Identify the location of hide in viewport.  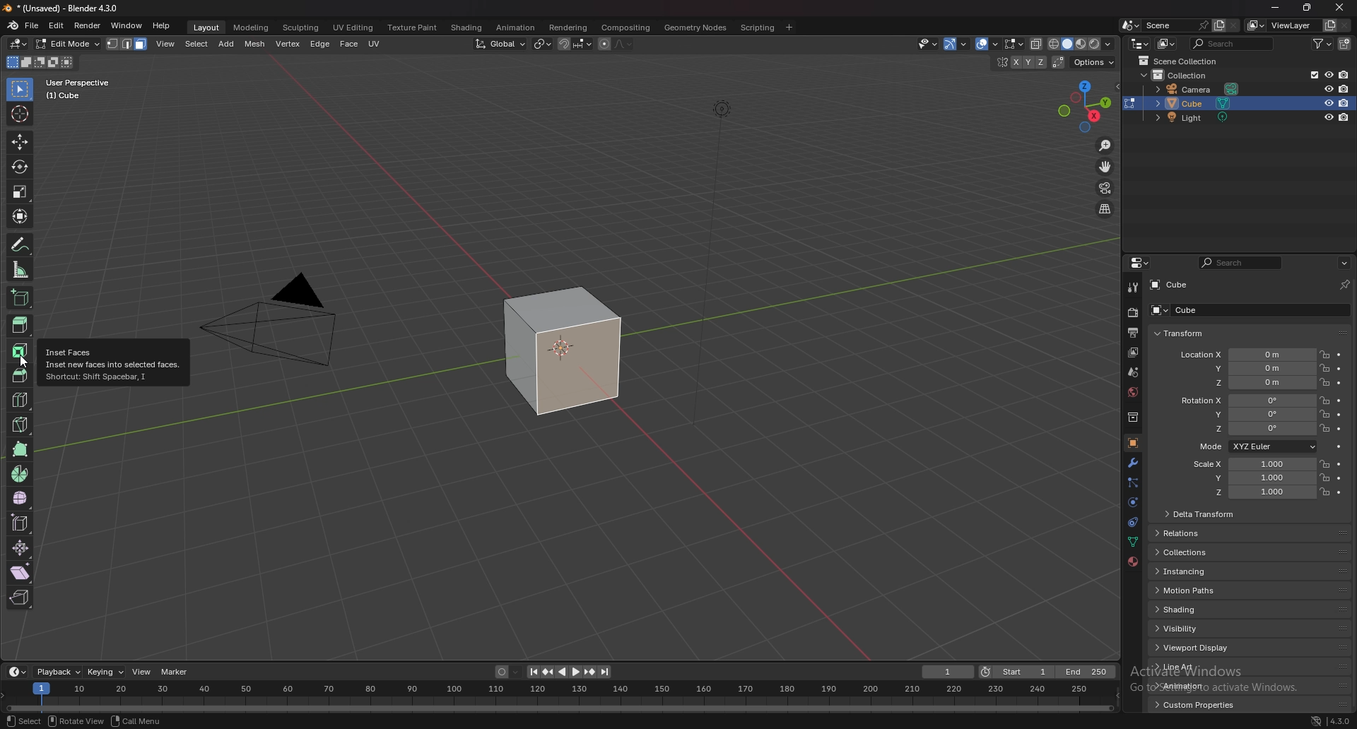
(1328, 87).